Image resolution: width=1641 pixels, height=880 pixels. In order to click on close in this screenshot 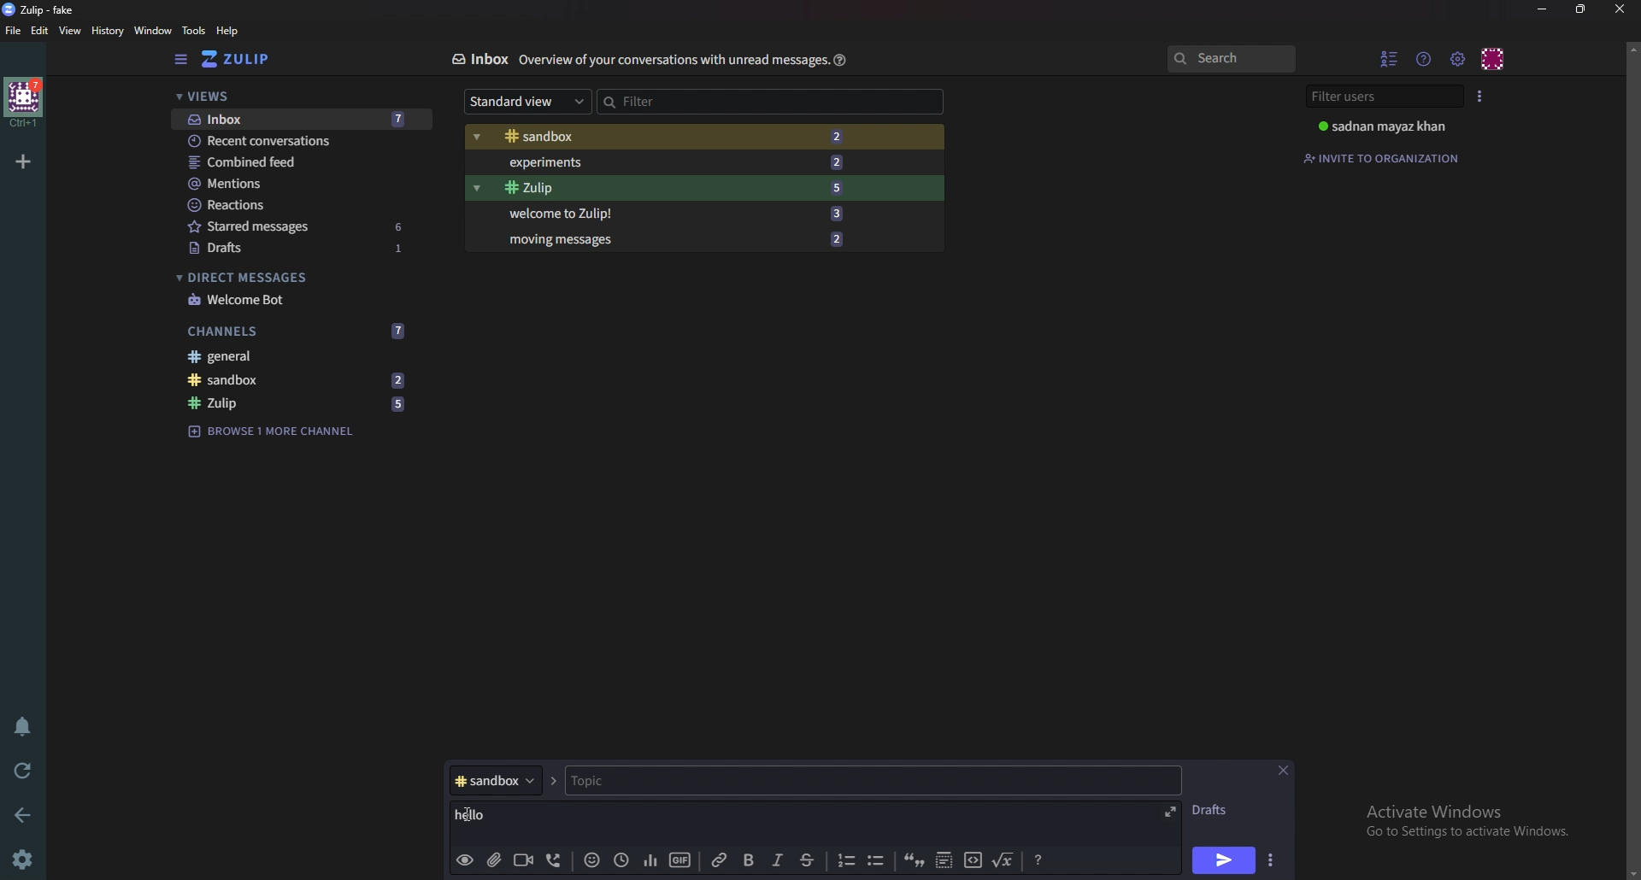, I will do `click(1285, 769)`.